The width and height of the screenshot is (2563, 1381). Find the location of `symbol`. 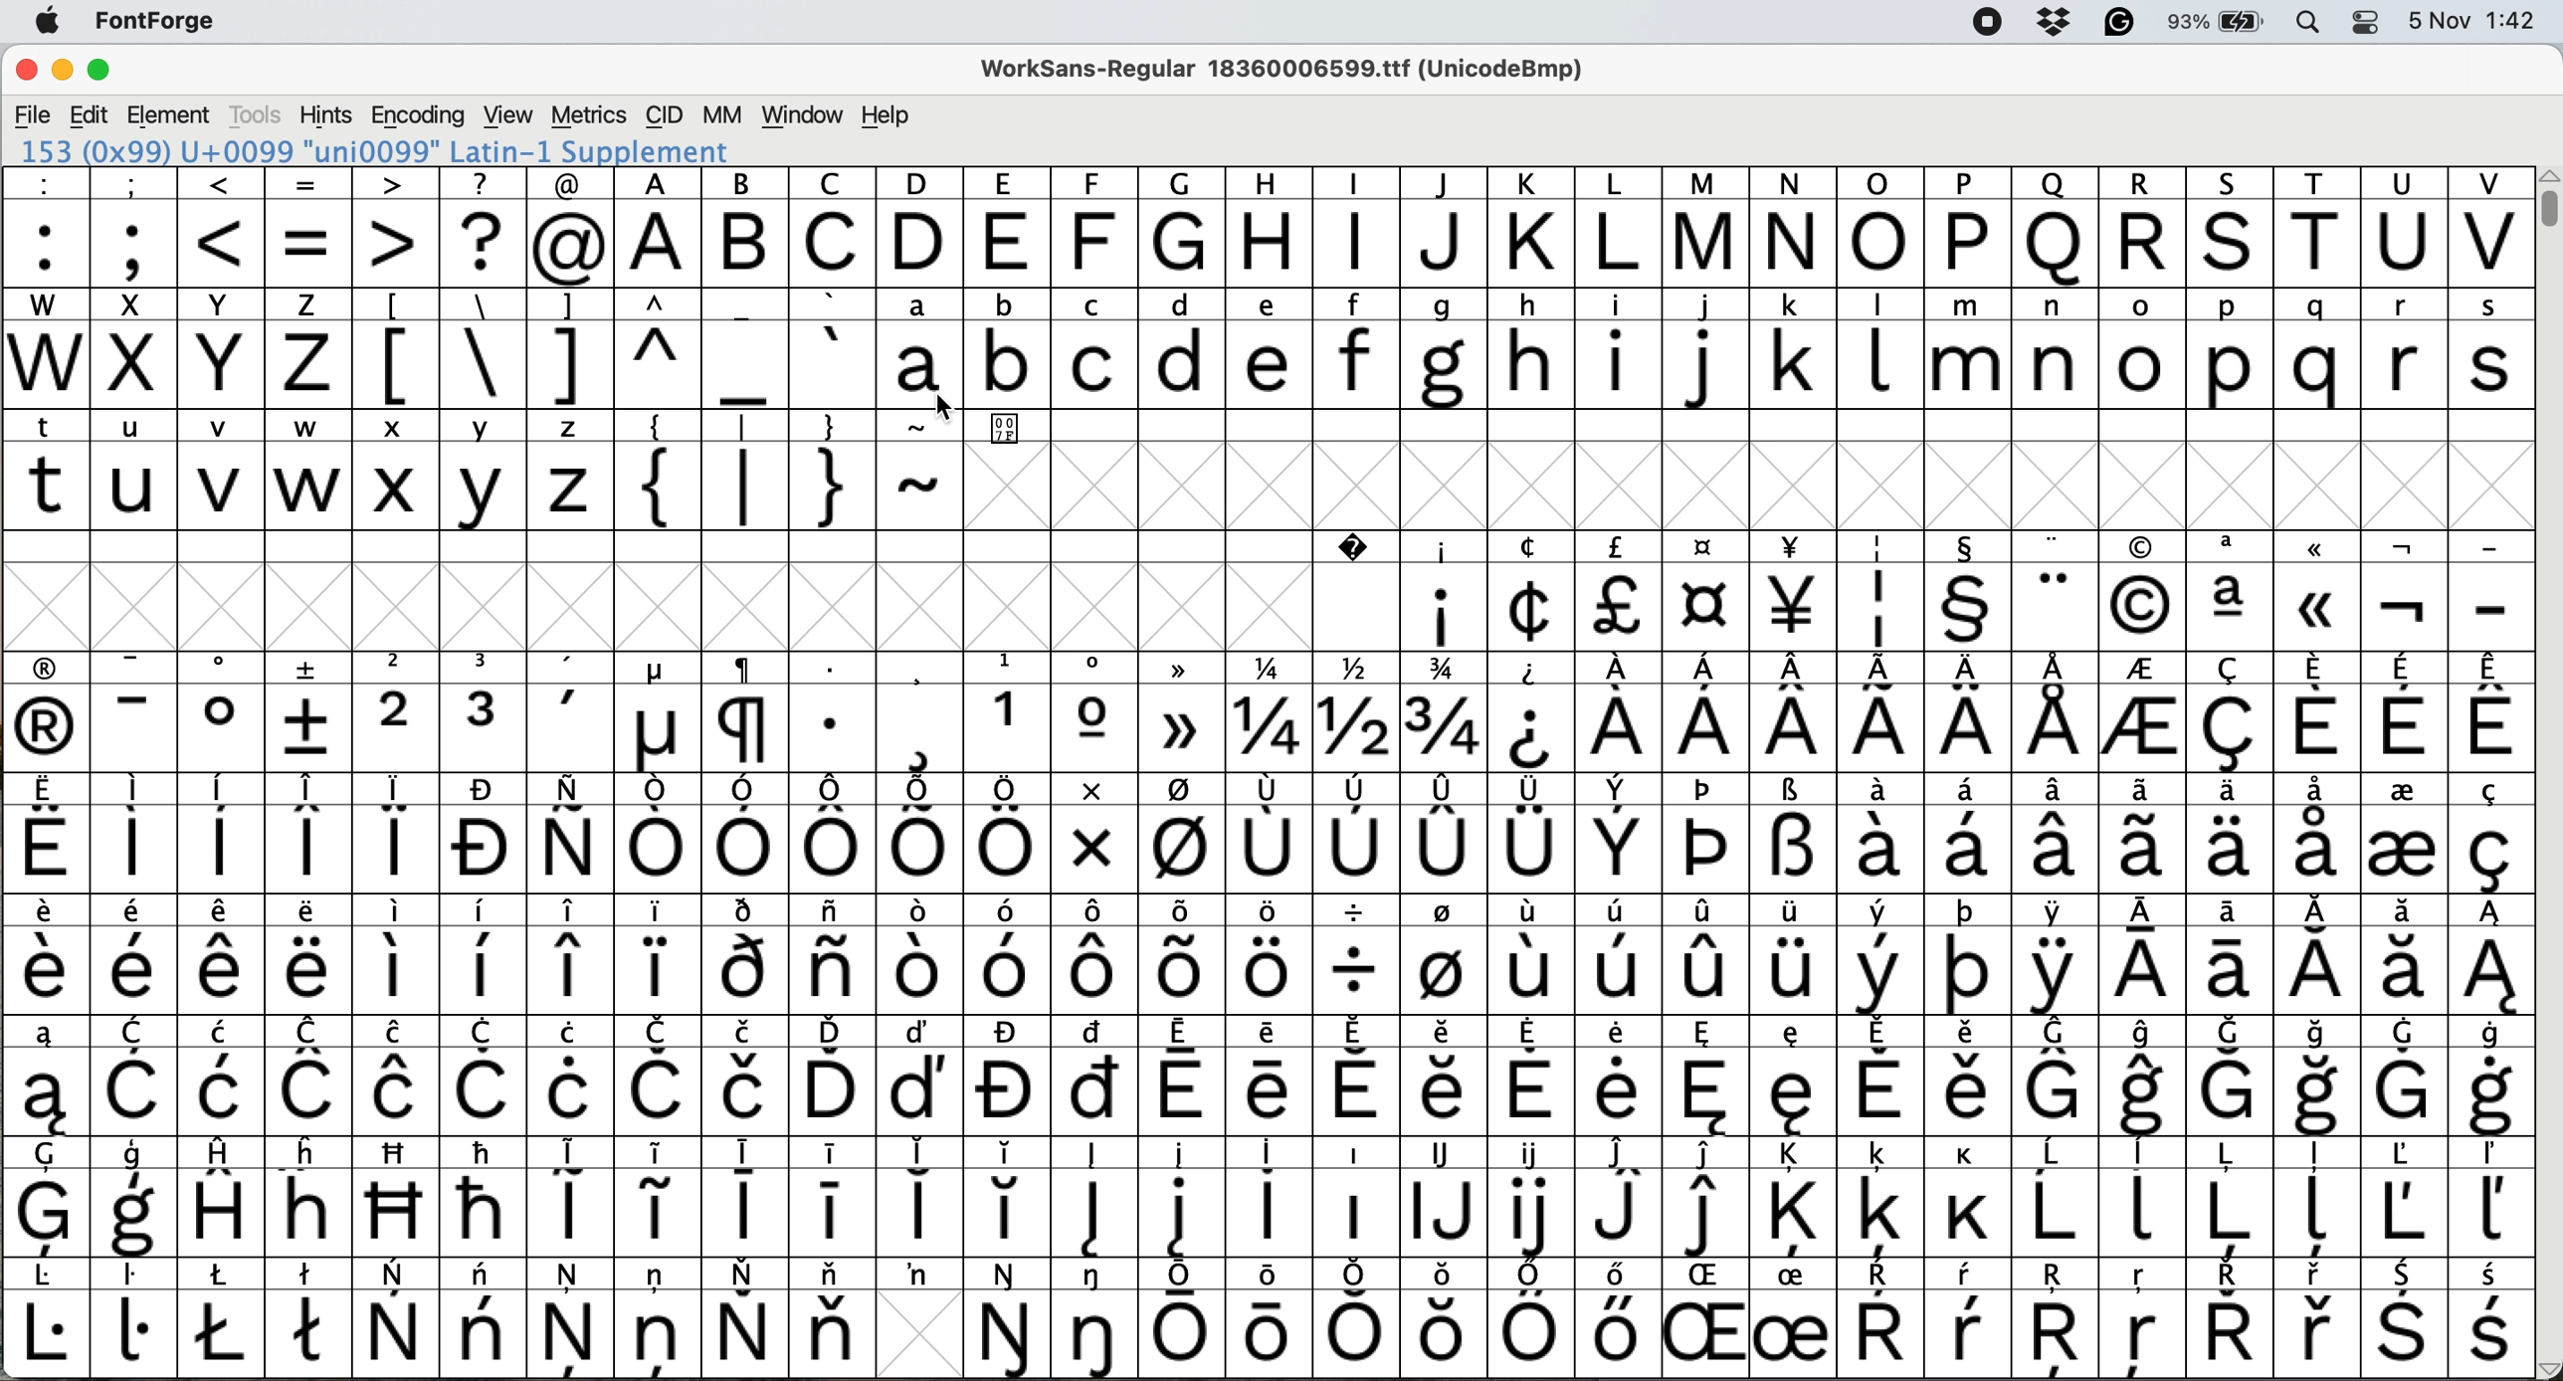

symbol is located at coordinates (1879, 1319).